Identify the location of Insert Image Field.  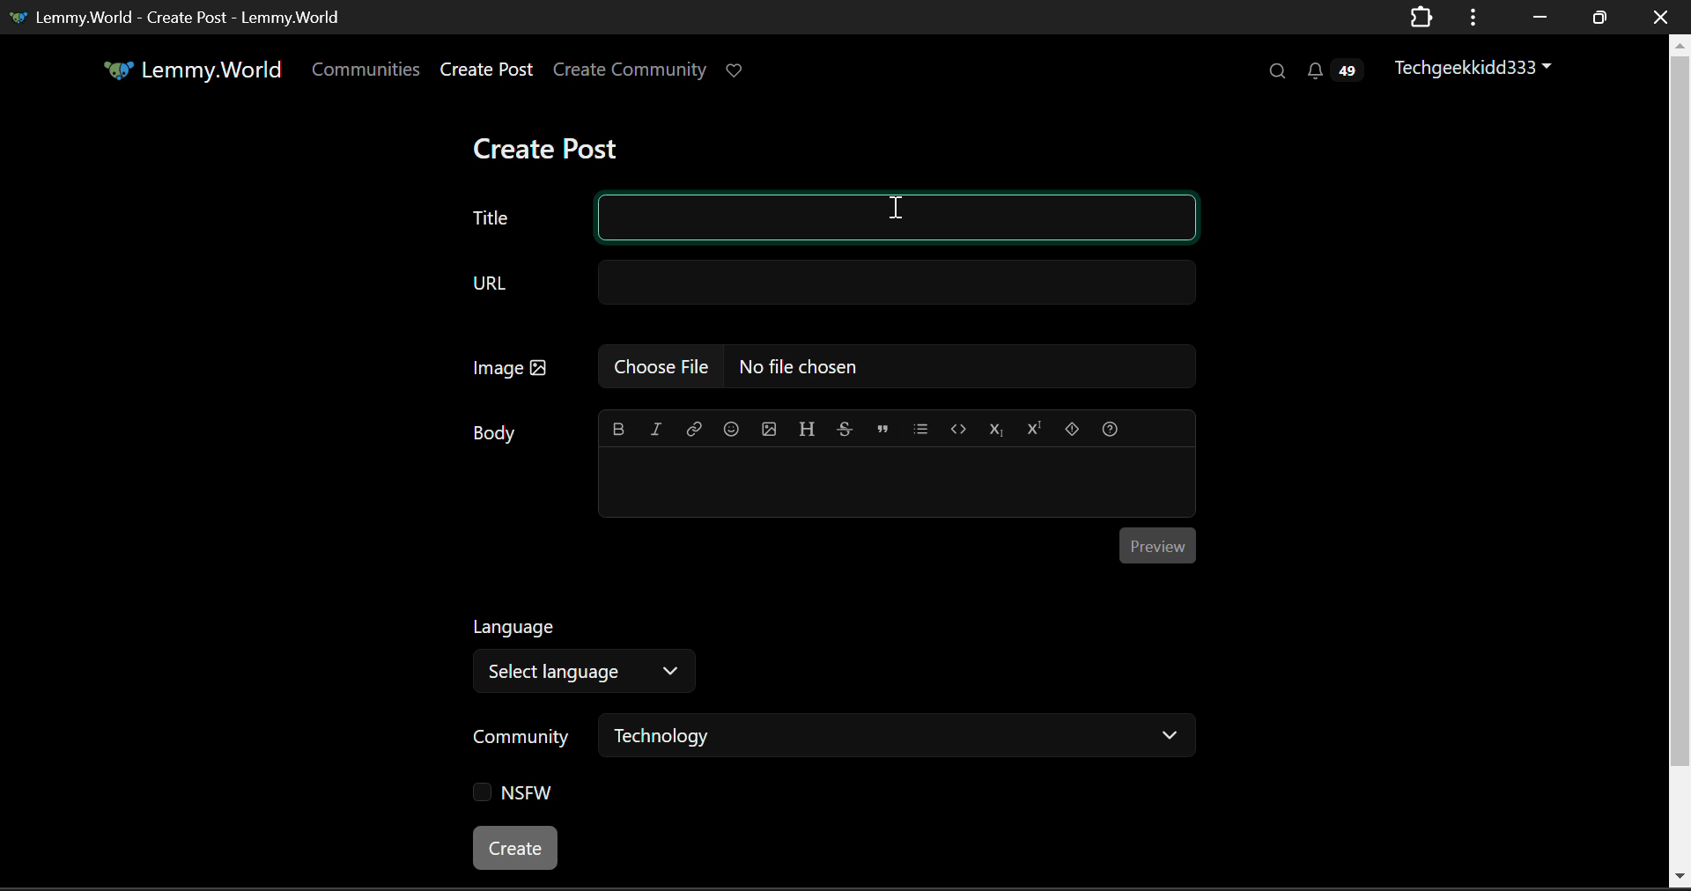
(823, 369).